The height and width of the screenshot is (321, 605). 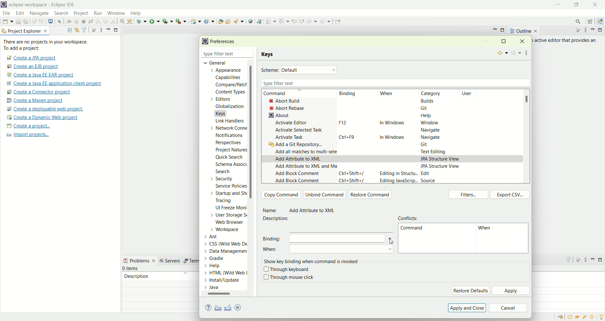 What do you see at coordinates (81, 13) in the screenshot?
I see `project` at bounding box center [81, 13].